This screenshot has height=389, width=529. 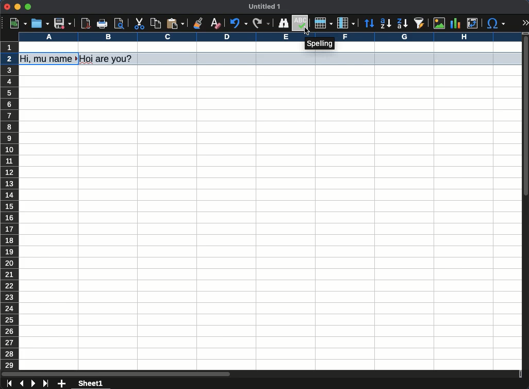 I want to click on sheet 1, so click(x=91, y=384).